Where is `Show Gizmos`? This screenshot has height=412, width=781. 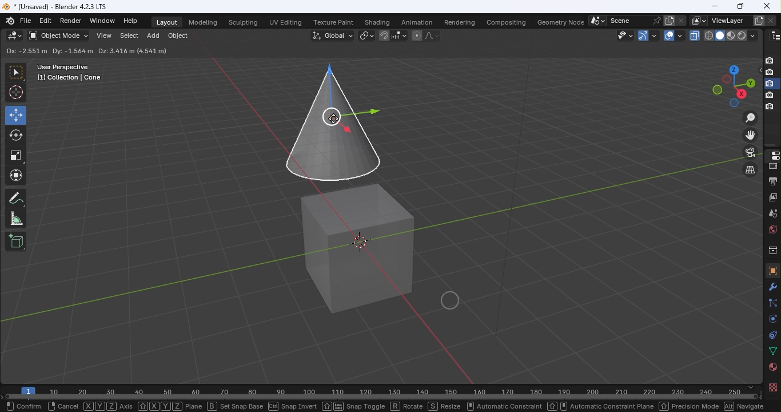
Show Gizmos is located at coordinates (655, 35).